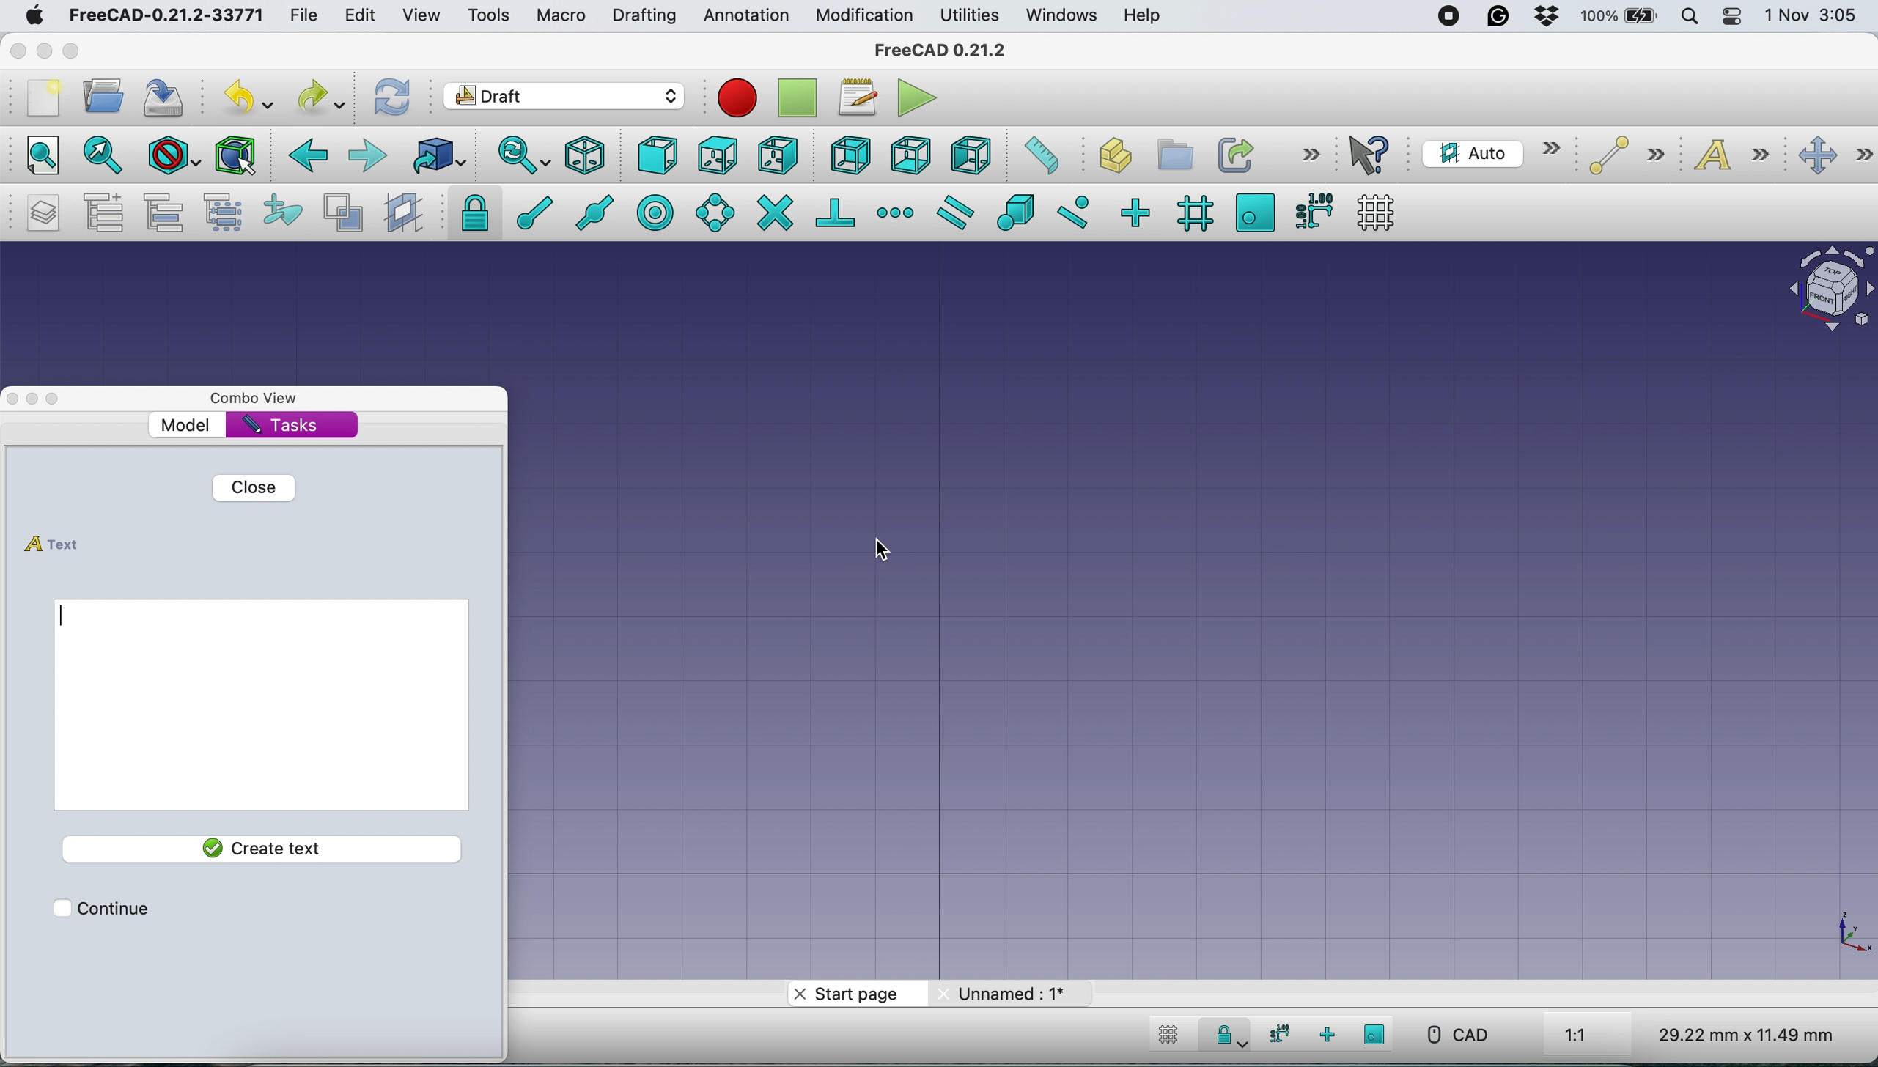 The image size is (1878, 1067). Describe the element at coordinates (101, 95) in the screenshot. I see `open` at that location.